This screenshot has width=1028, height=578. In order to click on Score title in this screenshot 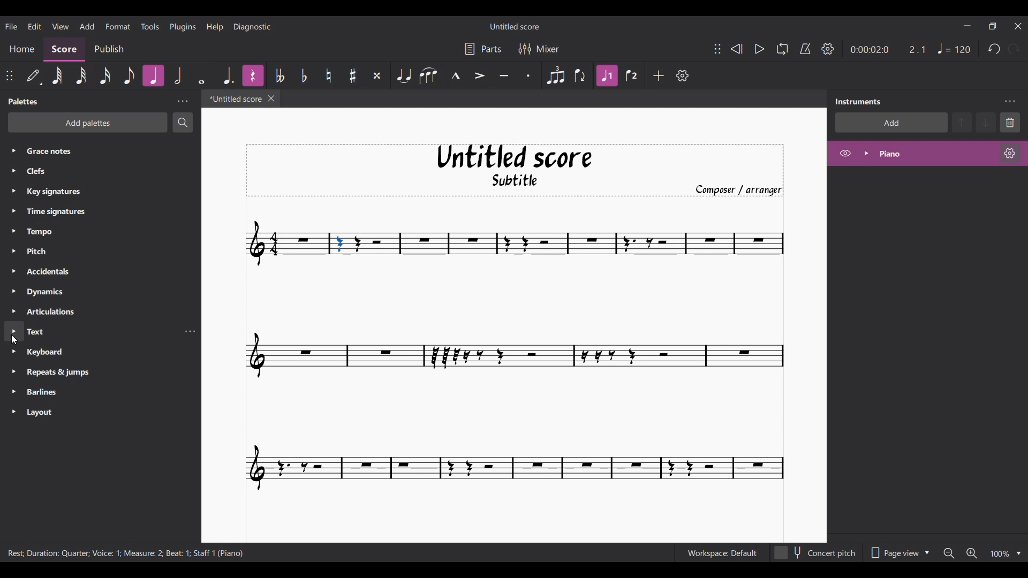, I will do `click(513, 26)`.